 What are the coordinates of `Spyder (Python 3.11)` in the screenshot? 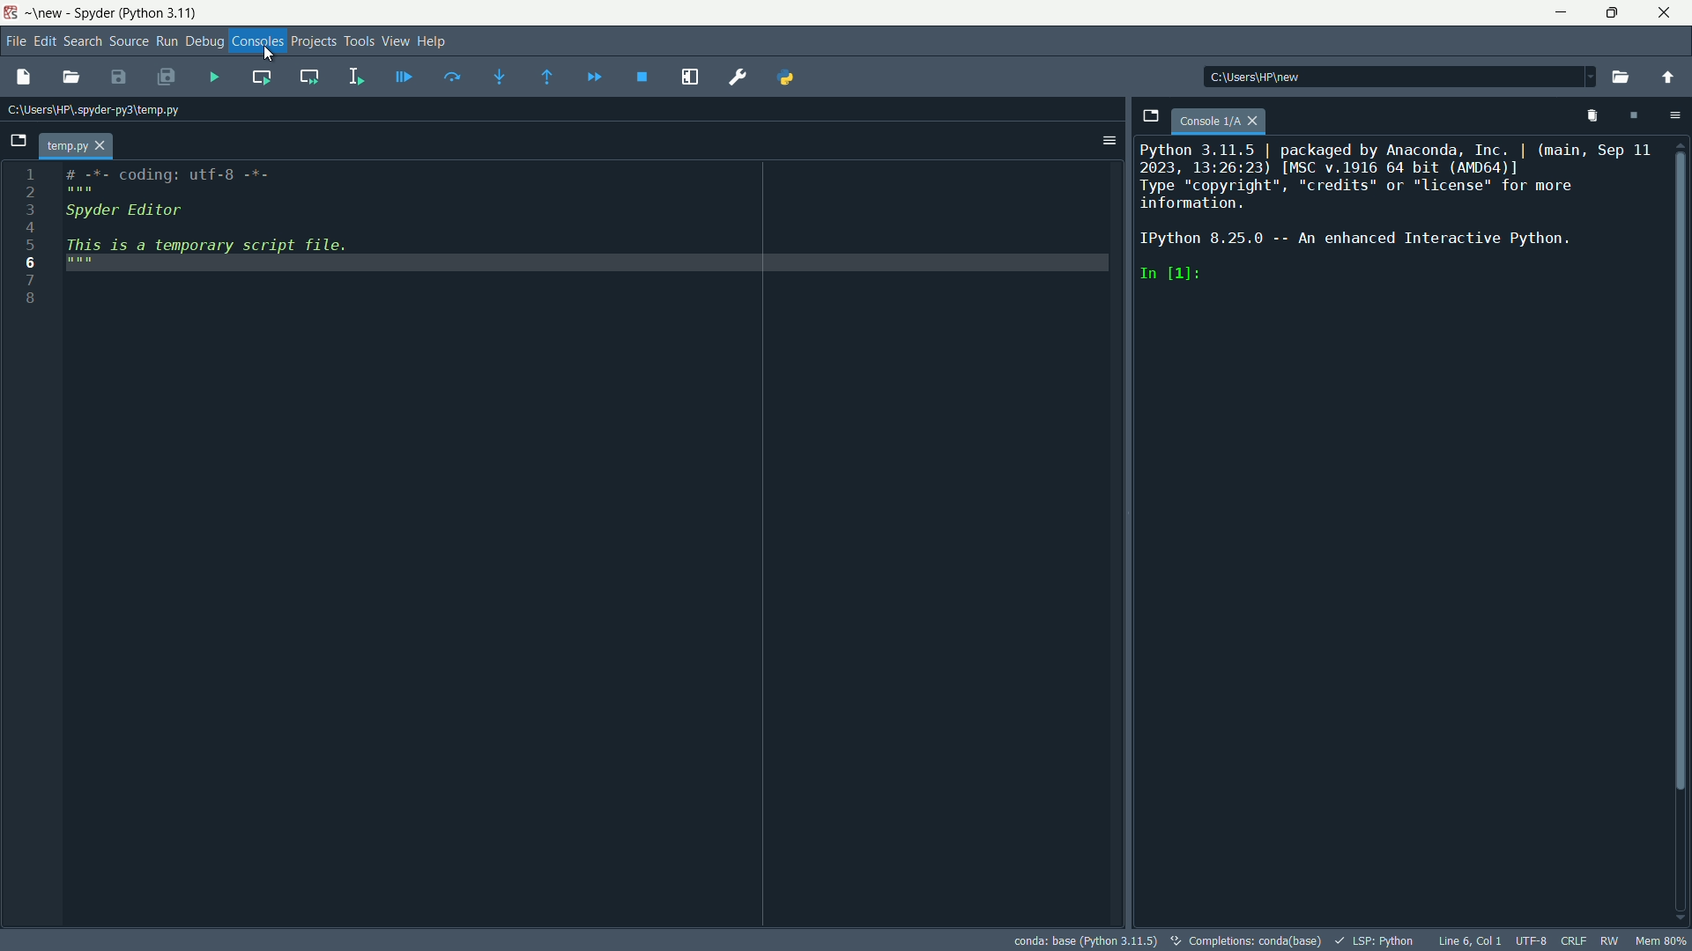 It's located at (139, 12).